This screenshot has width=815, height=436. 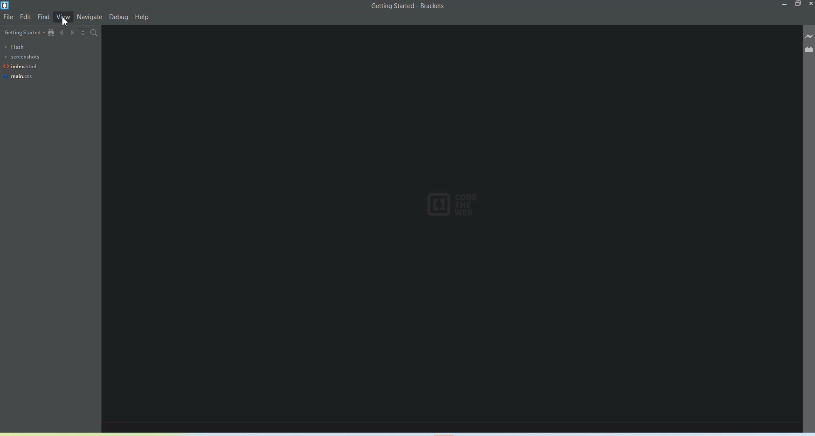 What do you see at coordinates (95, 33) in the screenshot?
I see `Find in files` at bounding box center [95, 33].